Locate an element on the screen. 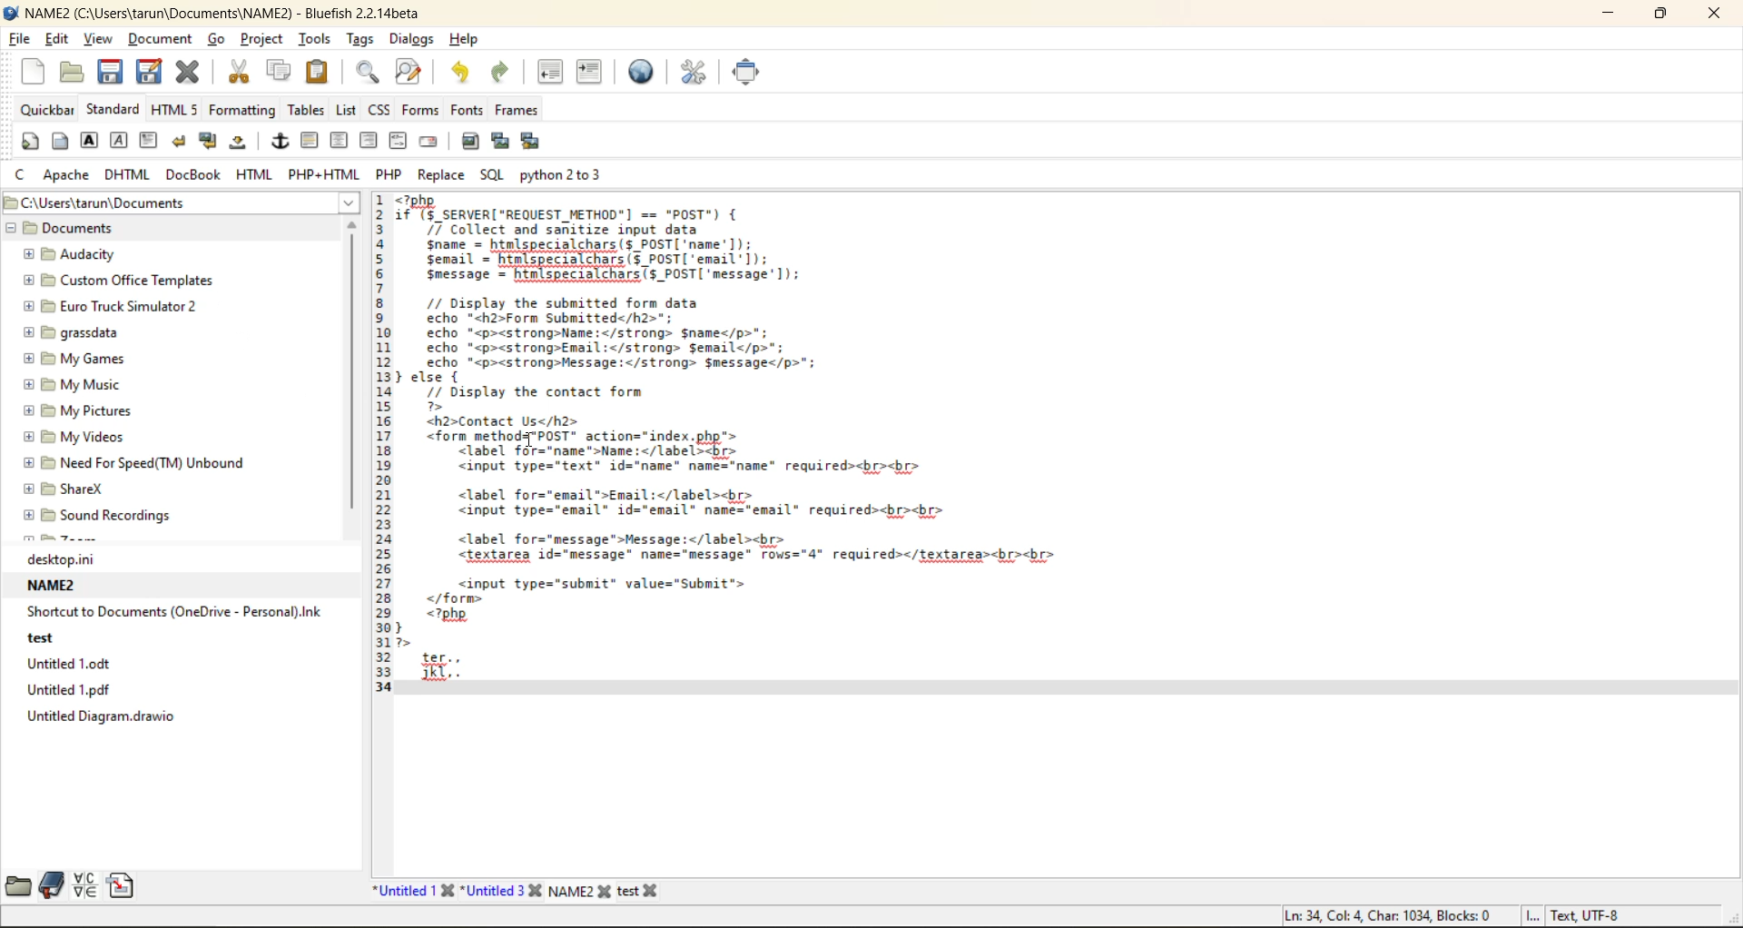 This screenshot has height=928, width=1743. name2 is located at coordinates (57, 587).